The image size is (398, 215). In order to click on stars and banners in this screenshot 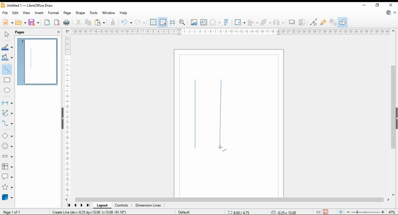, I will do `click(7, 188)`.